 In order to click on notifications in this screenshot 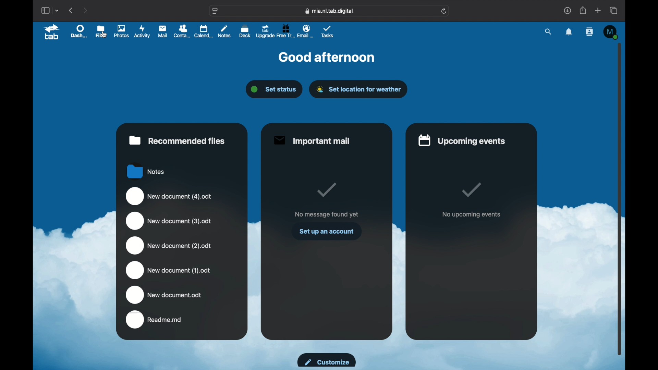, I will do `click(569, 32)`.